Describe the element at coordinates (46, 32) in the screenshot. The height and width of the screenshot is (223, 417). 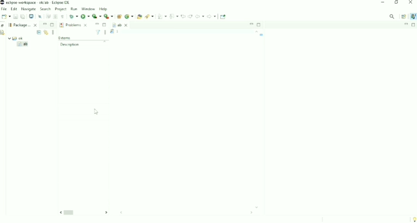
I see `Link with Editor` at that location.